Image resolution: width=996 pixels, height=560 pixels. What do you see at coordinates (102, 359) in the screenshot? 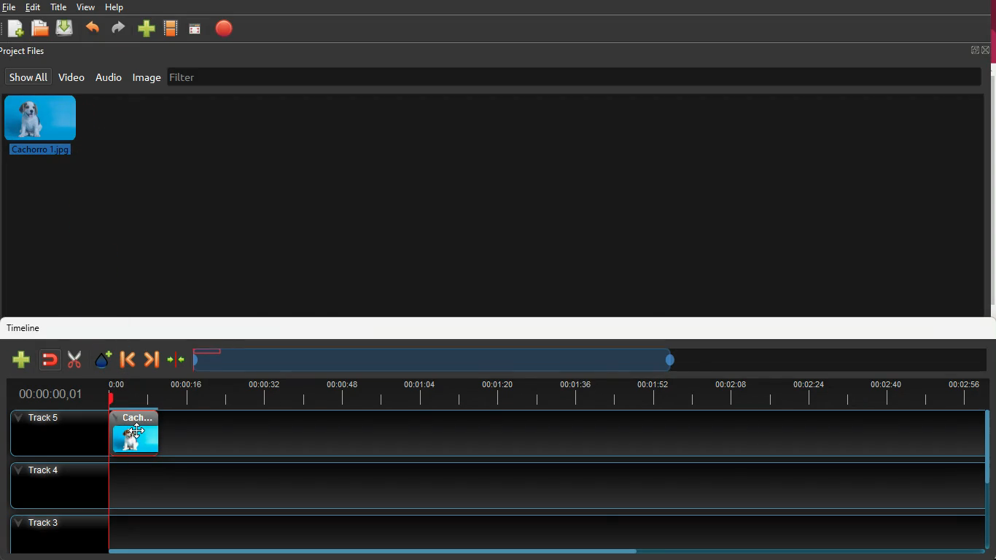
I see `effect` at bounding box center [102, 359].